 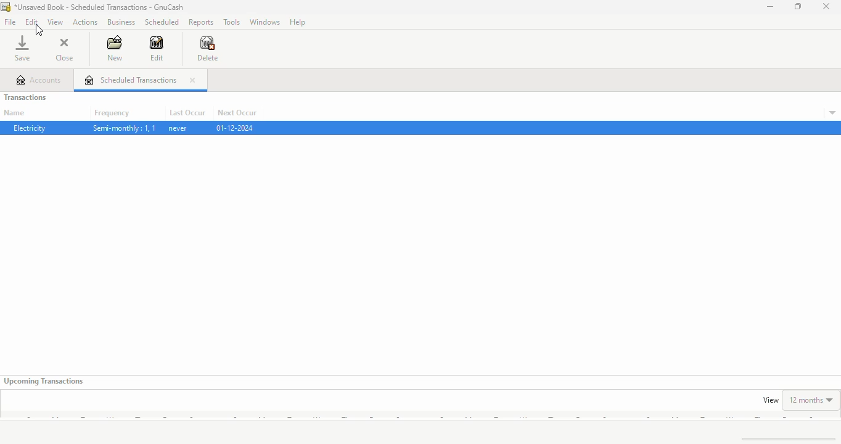 What do you see at coordinates (64, 49) in the screenshot?
I see `close` at bounding box center [64, 49].